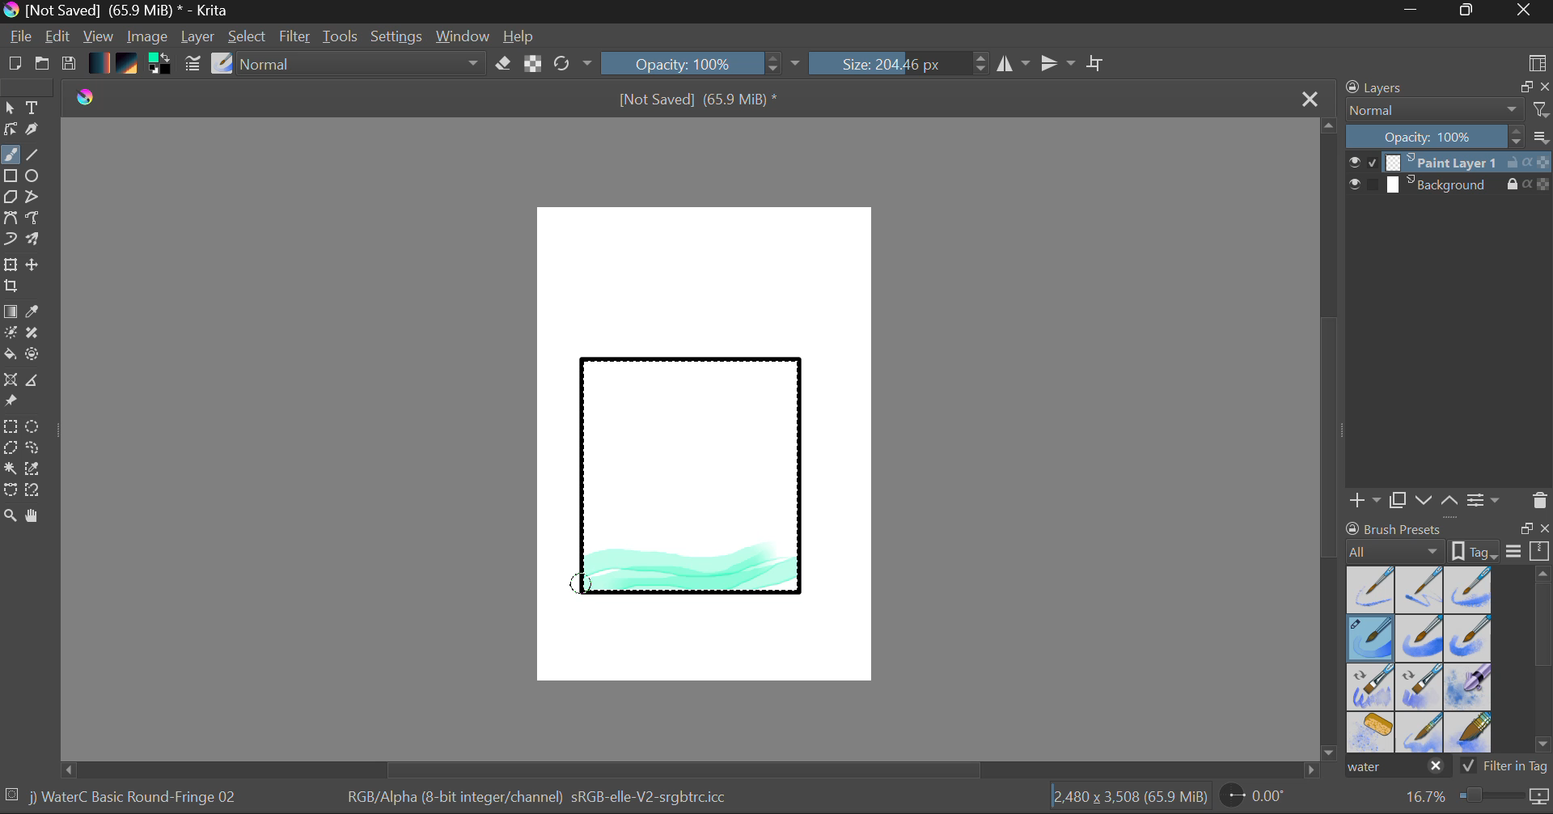  Describe the element at coordinates (36, 312) in the screenshot. I see `Eyedropper` at that location.